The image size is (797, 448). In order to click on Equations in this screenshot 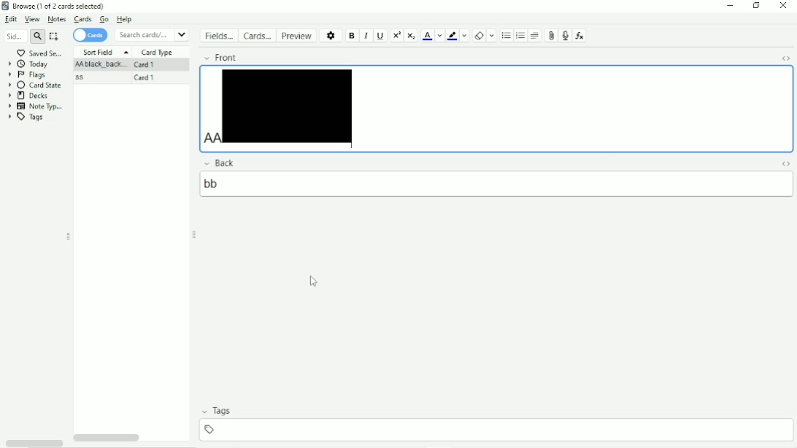, I will do `click(580, 35)`.